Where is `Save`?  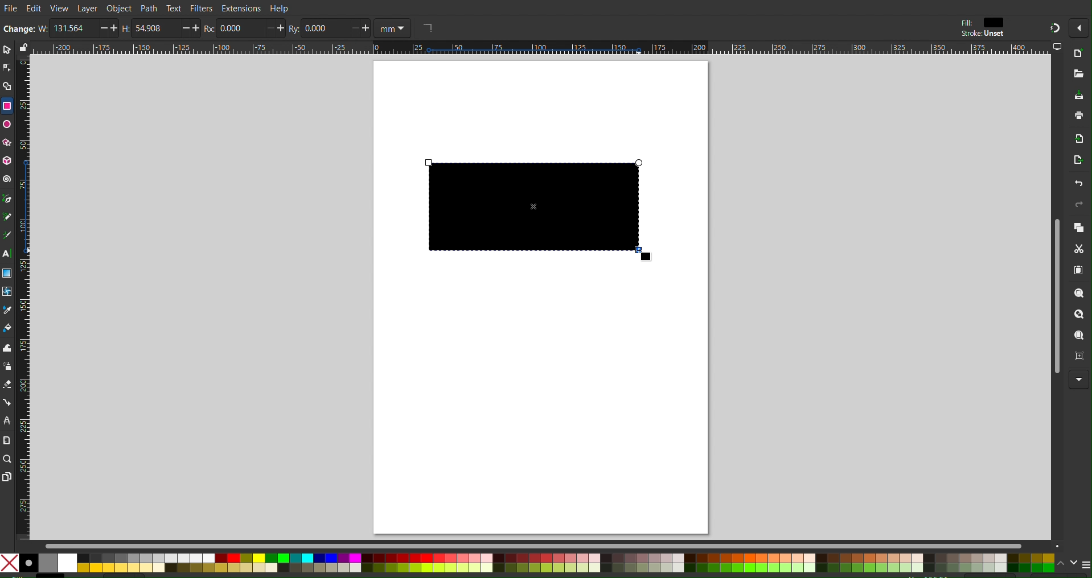 Save is located at coordinates (1076, 96).